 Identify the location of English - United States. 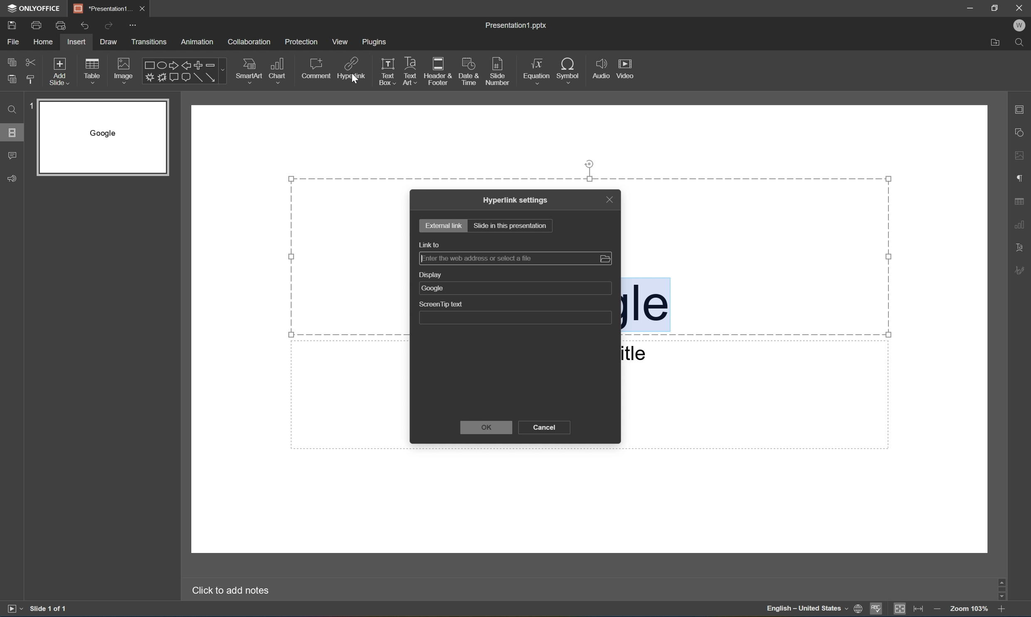
(805, 609).